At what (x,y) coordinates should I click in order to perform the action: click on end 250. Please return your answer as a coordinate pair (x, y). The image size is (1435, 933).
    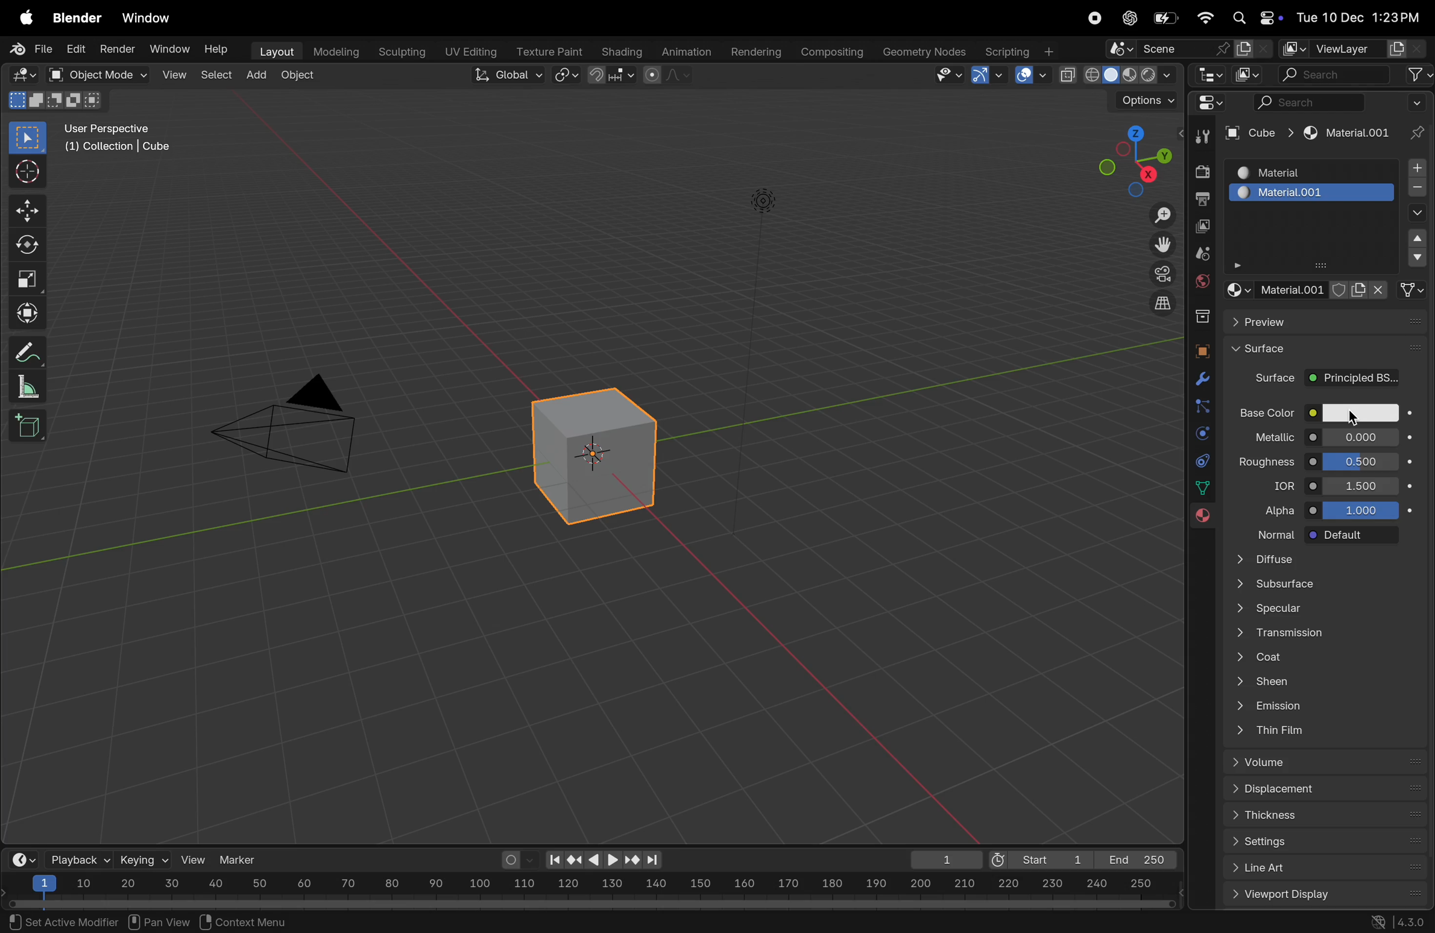
    Looking at the image, I should click on (1134, 859).